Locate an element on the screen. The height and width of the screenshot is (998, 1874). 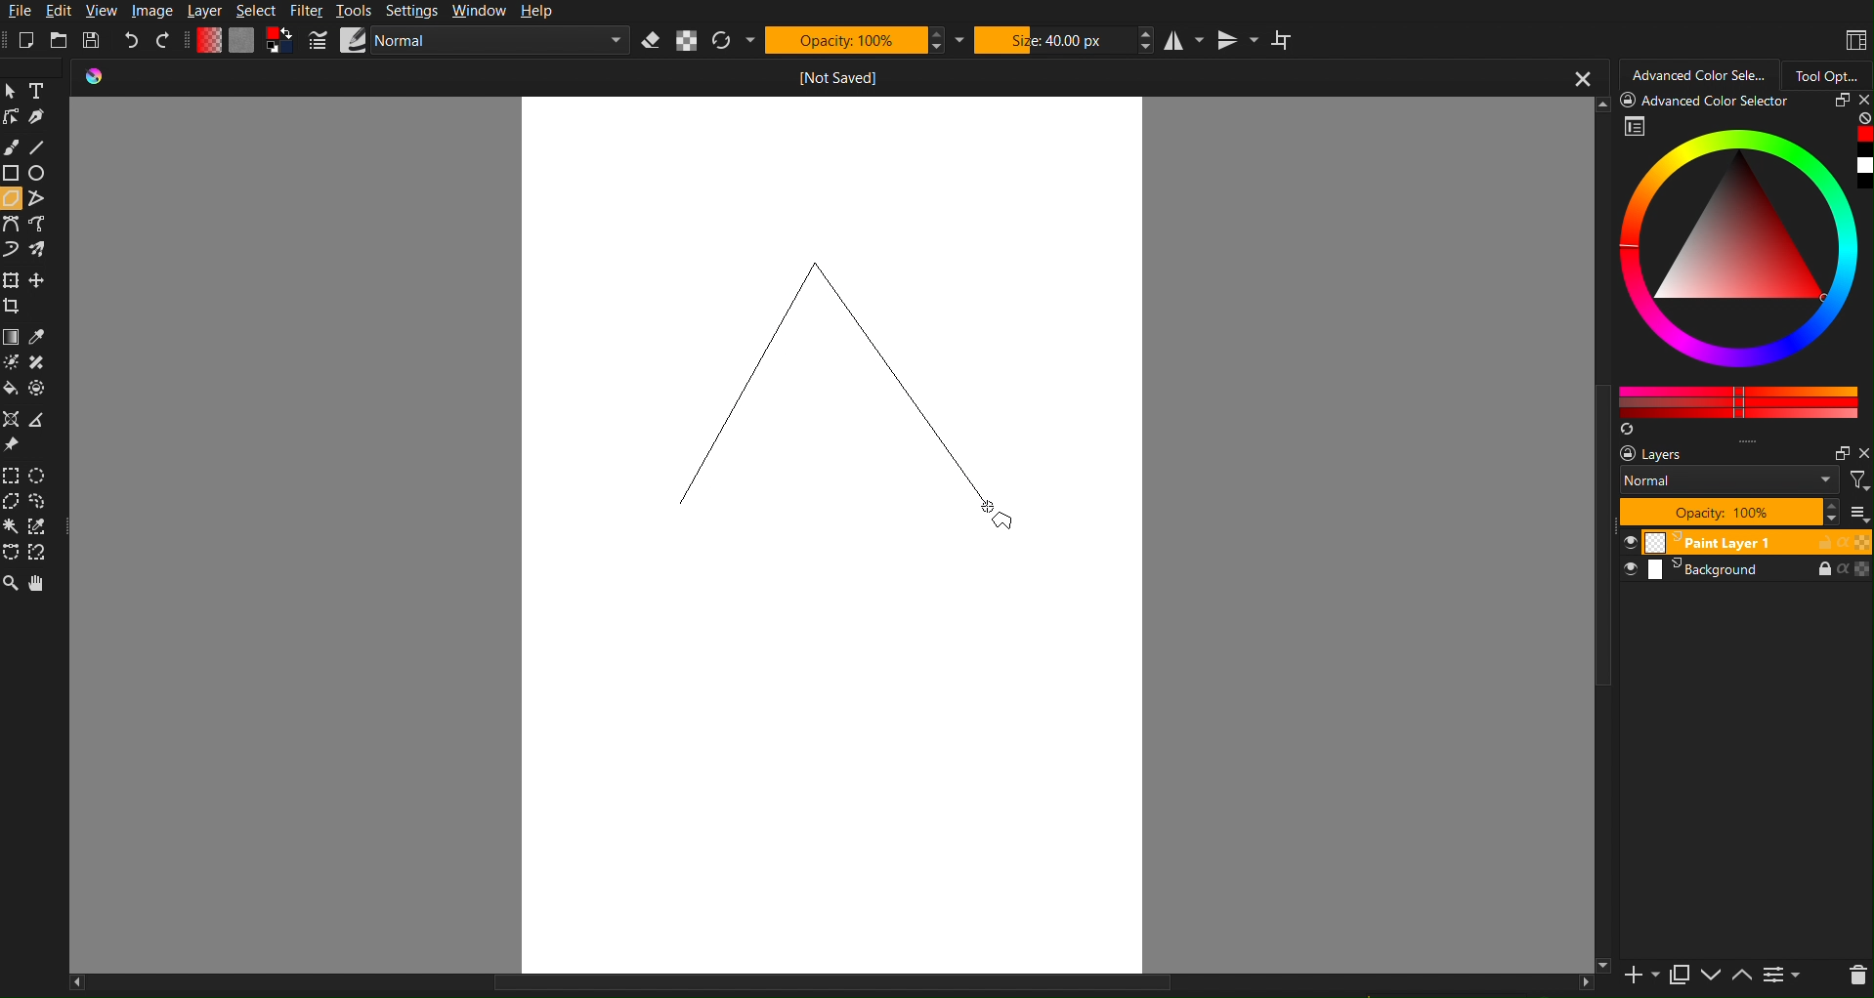
duplicate layer or mask is located at coordinates (1678, 977).